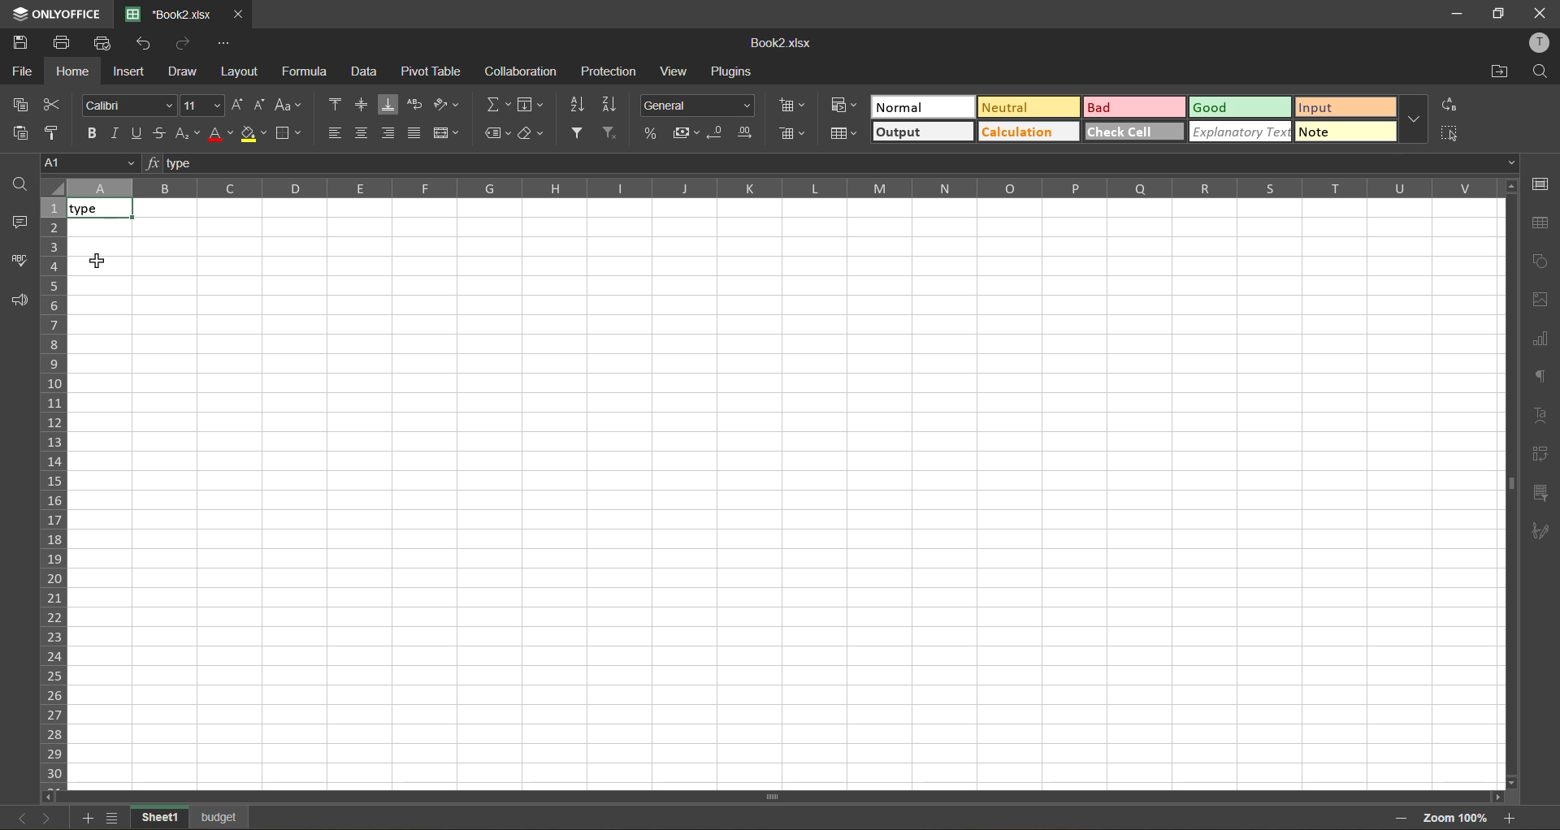  Describe the element at coordinates (228, 45) in the screenshot. I see `customize quick access toolbar` at that location.